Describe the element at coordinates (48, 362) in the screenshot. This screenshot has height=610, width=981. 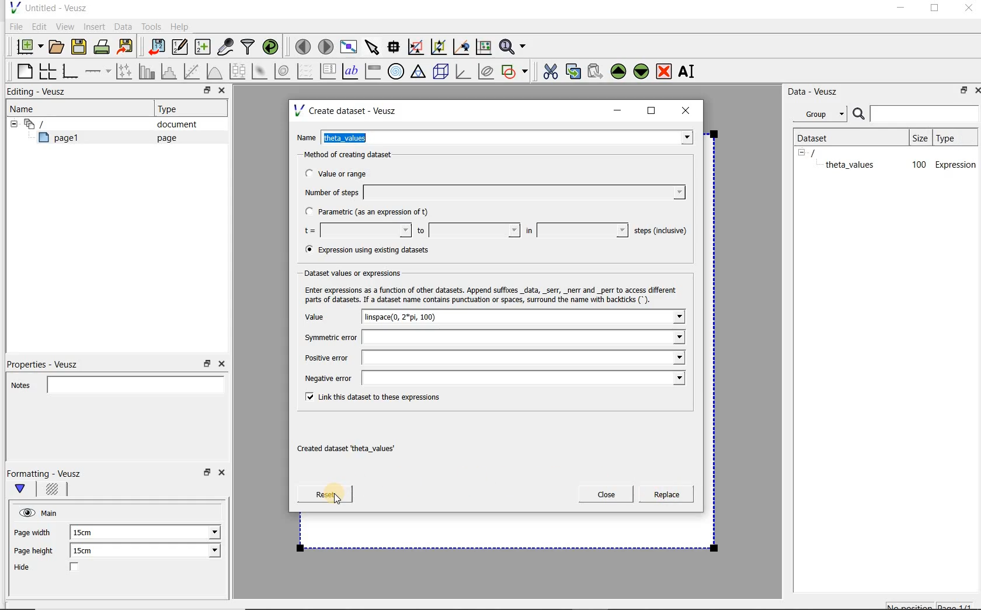
I see `Properties - Veusz` at that location.